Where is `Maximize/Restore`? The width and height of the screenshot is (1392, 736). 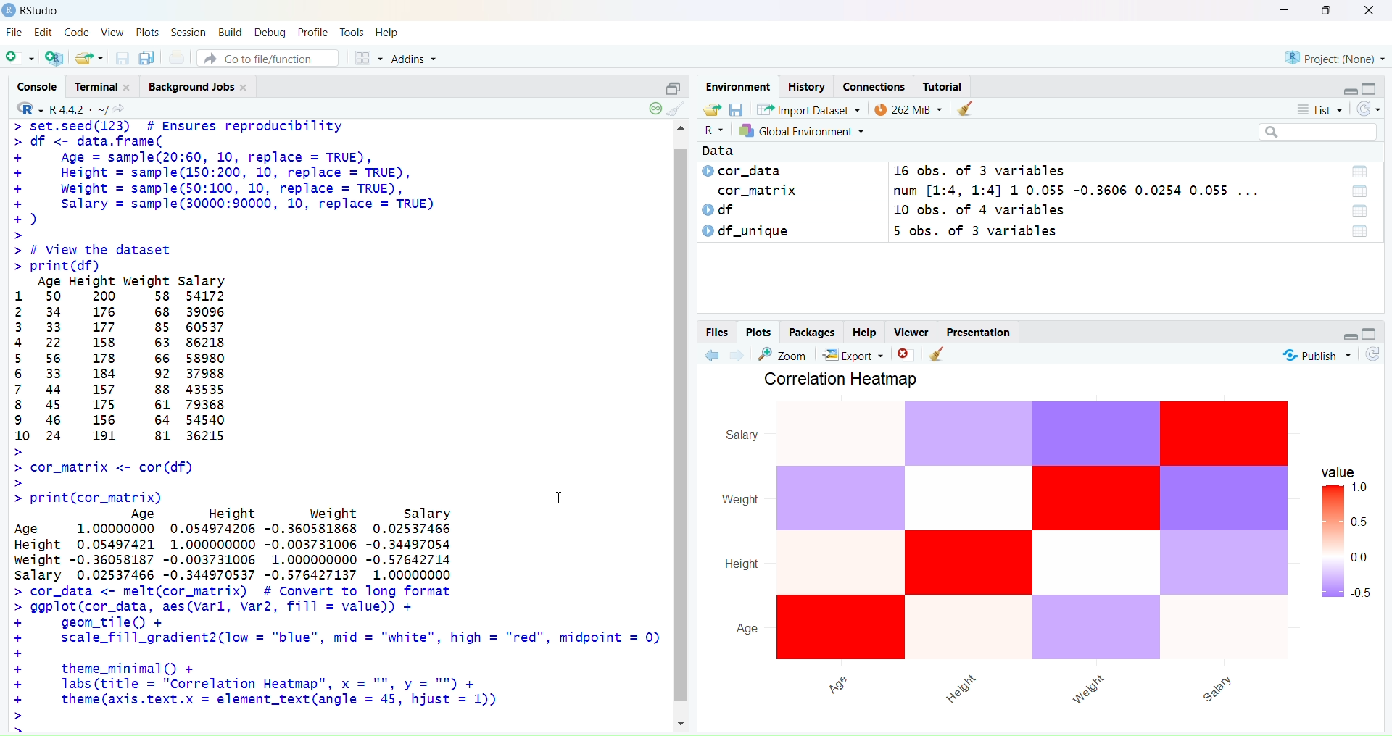
Maximize/Restore is located at coordinates (1371, 85).